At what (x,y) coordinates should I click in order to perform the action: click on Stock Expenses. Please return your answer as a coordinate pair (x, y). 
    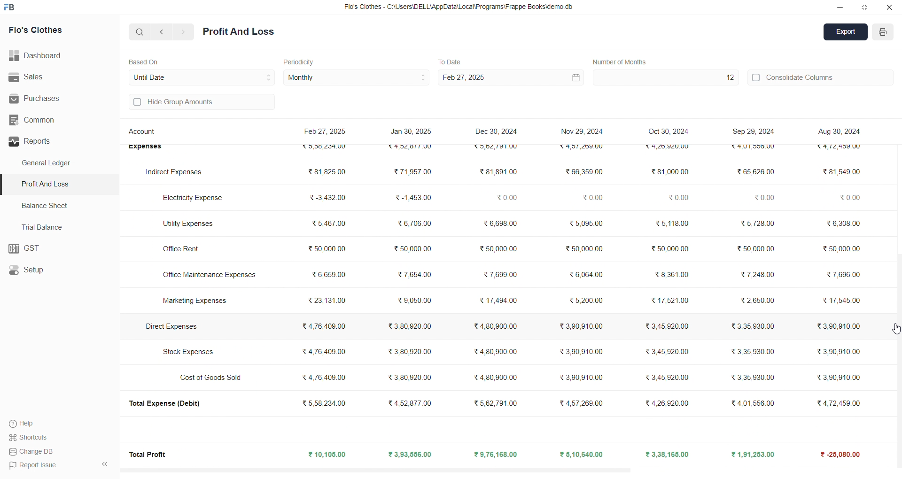
    Looking at the image, I should click on (188, 352).